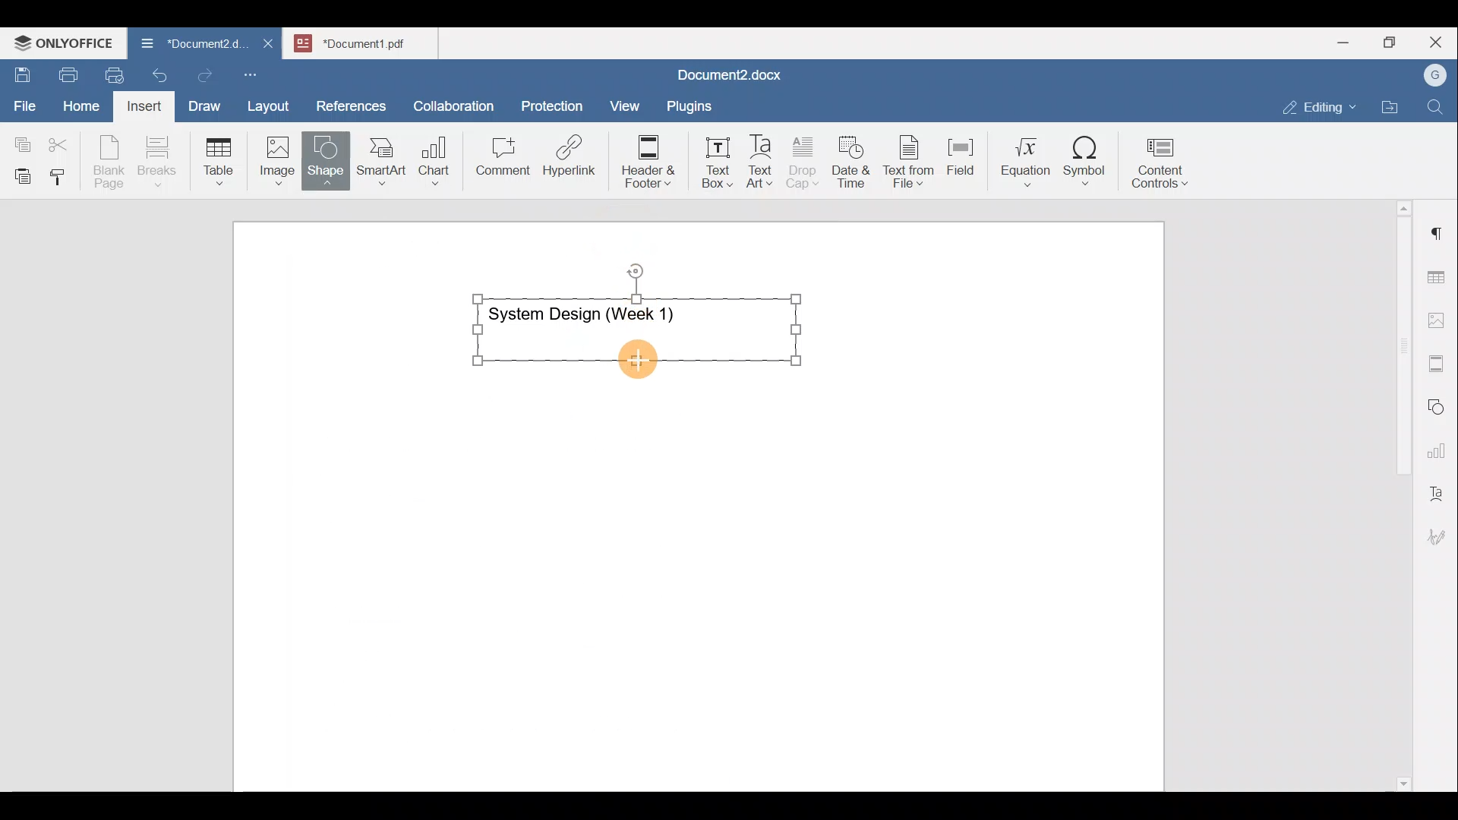  I want to click on Header & footer, so click(643, 160).